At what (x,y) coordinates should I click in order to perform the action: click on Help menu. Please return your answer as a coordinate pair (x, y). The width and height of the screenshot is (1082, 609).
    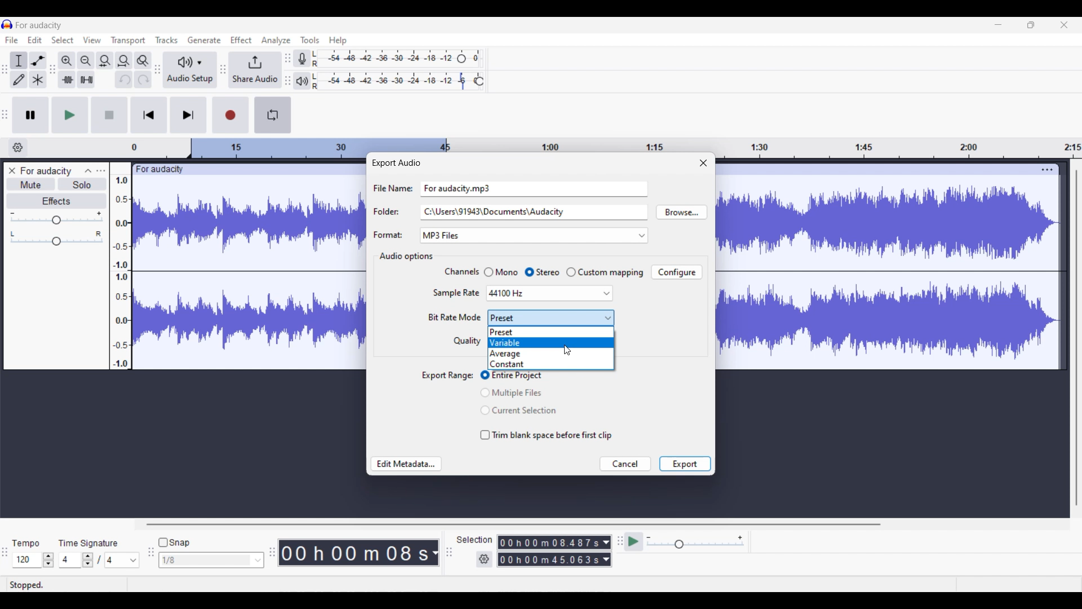
    Looking at the image, I should click on (338, 41).